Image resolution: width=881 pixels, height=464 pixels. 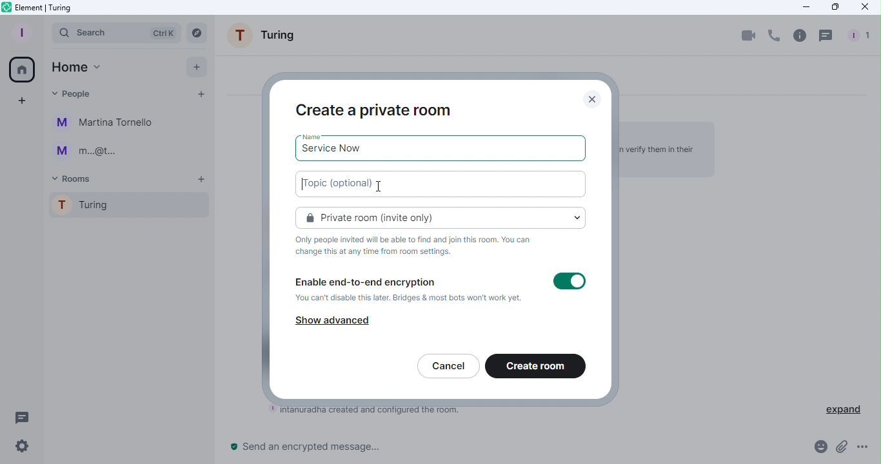 I want to click on Name, so click(x=320, y=135).